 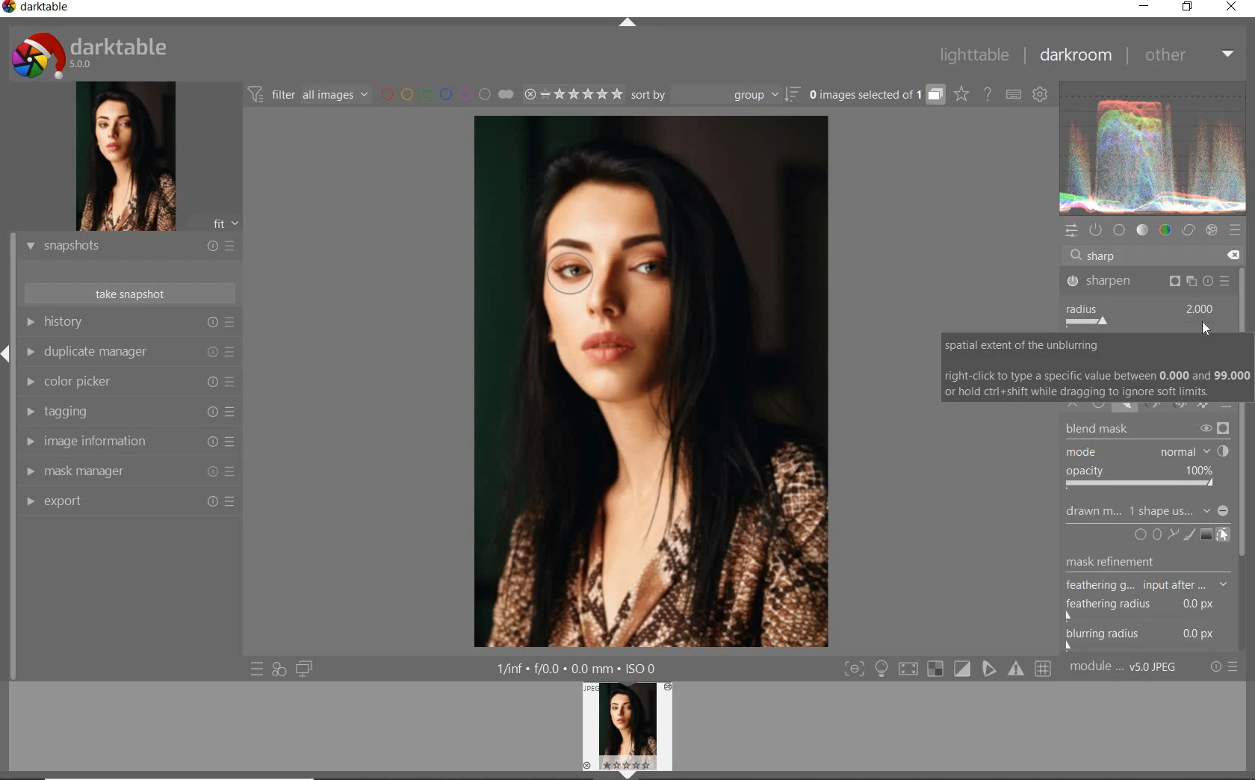 I want to click on quick access panel, so click(x=1073, y=232).